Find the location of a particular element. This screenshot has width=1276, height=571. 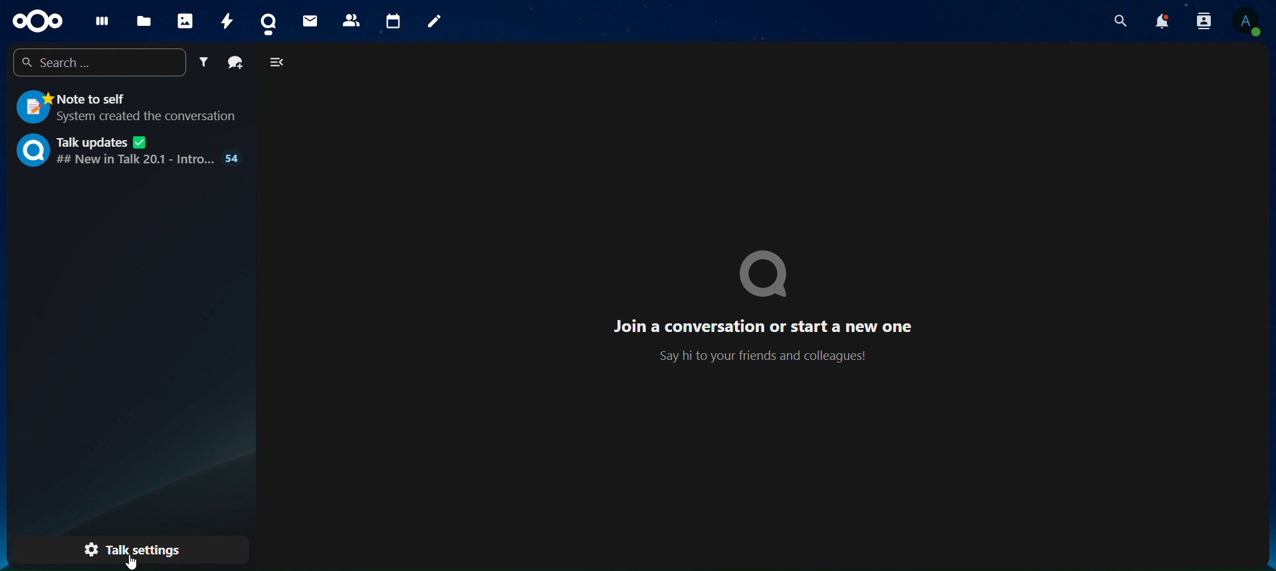

dashboard is located at coordinates (100, 21).